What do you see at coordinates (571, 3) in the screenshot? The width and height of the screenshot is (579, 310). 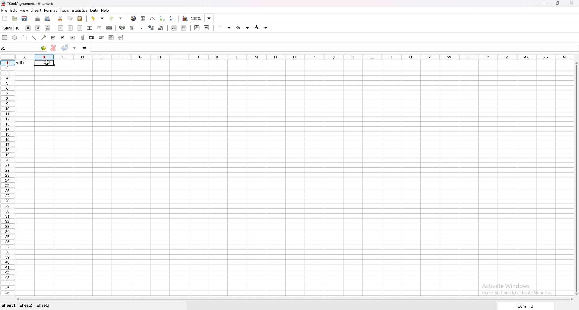 I see `close` at bounding box center [571, 3].